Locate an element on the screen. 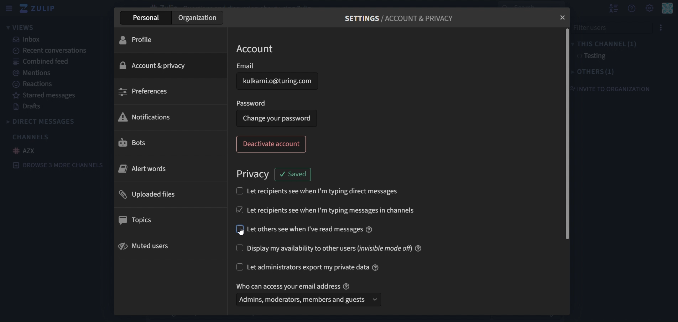 This screenshot has width=678, height=322. close is located at coordinates (563, 17).